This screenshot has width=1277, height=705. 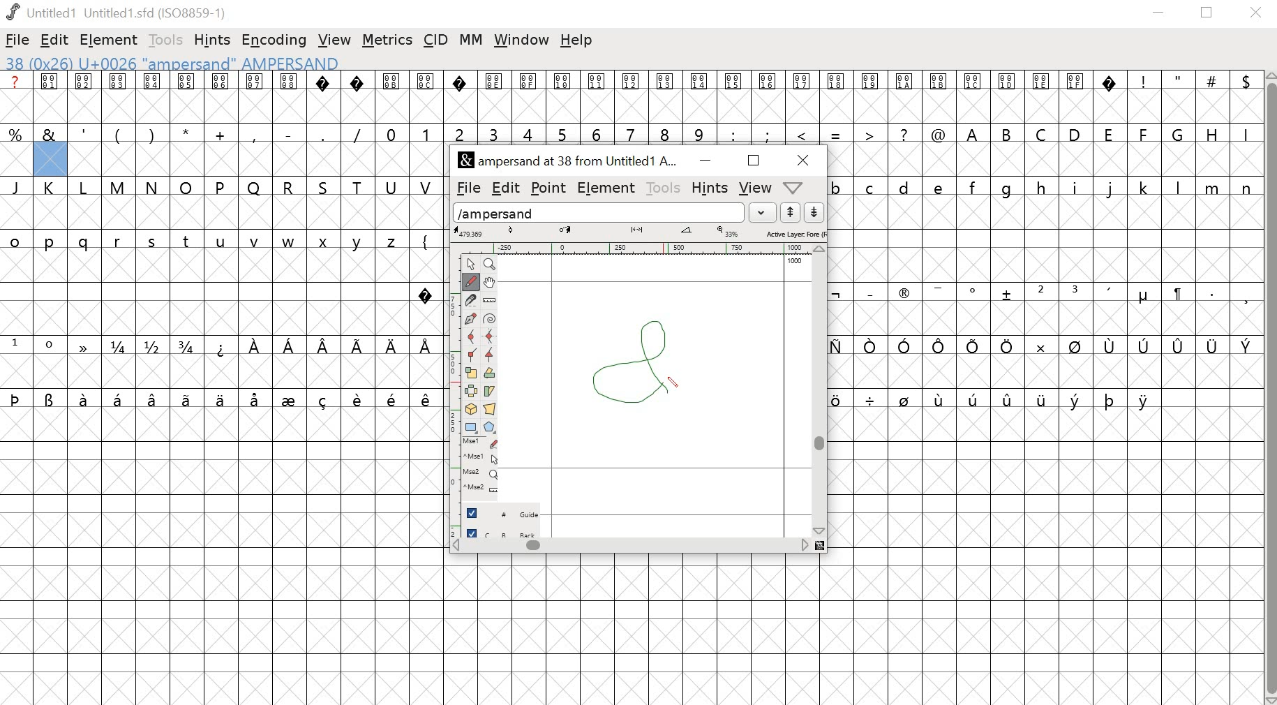 I want to click on symbol, so click(x=391, y=346).